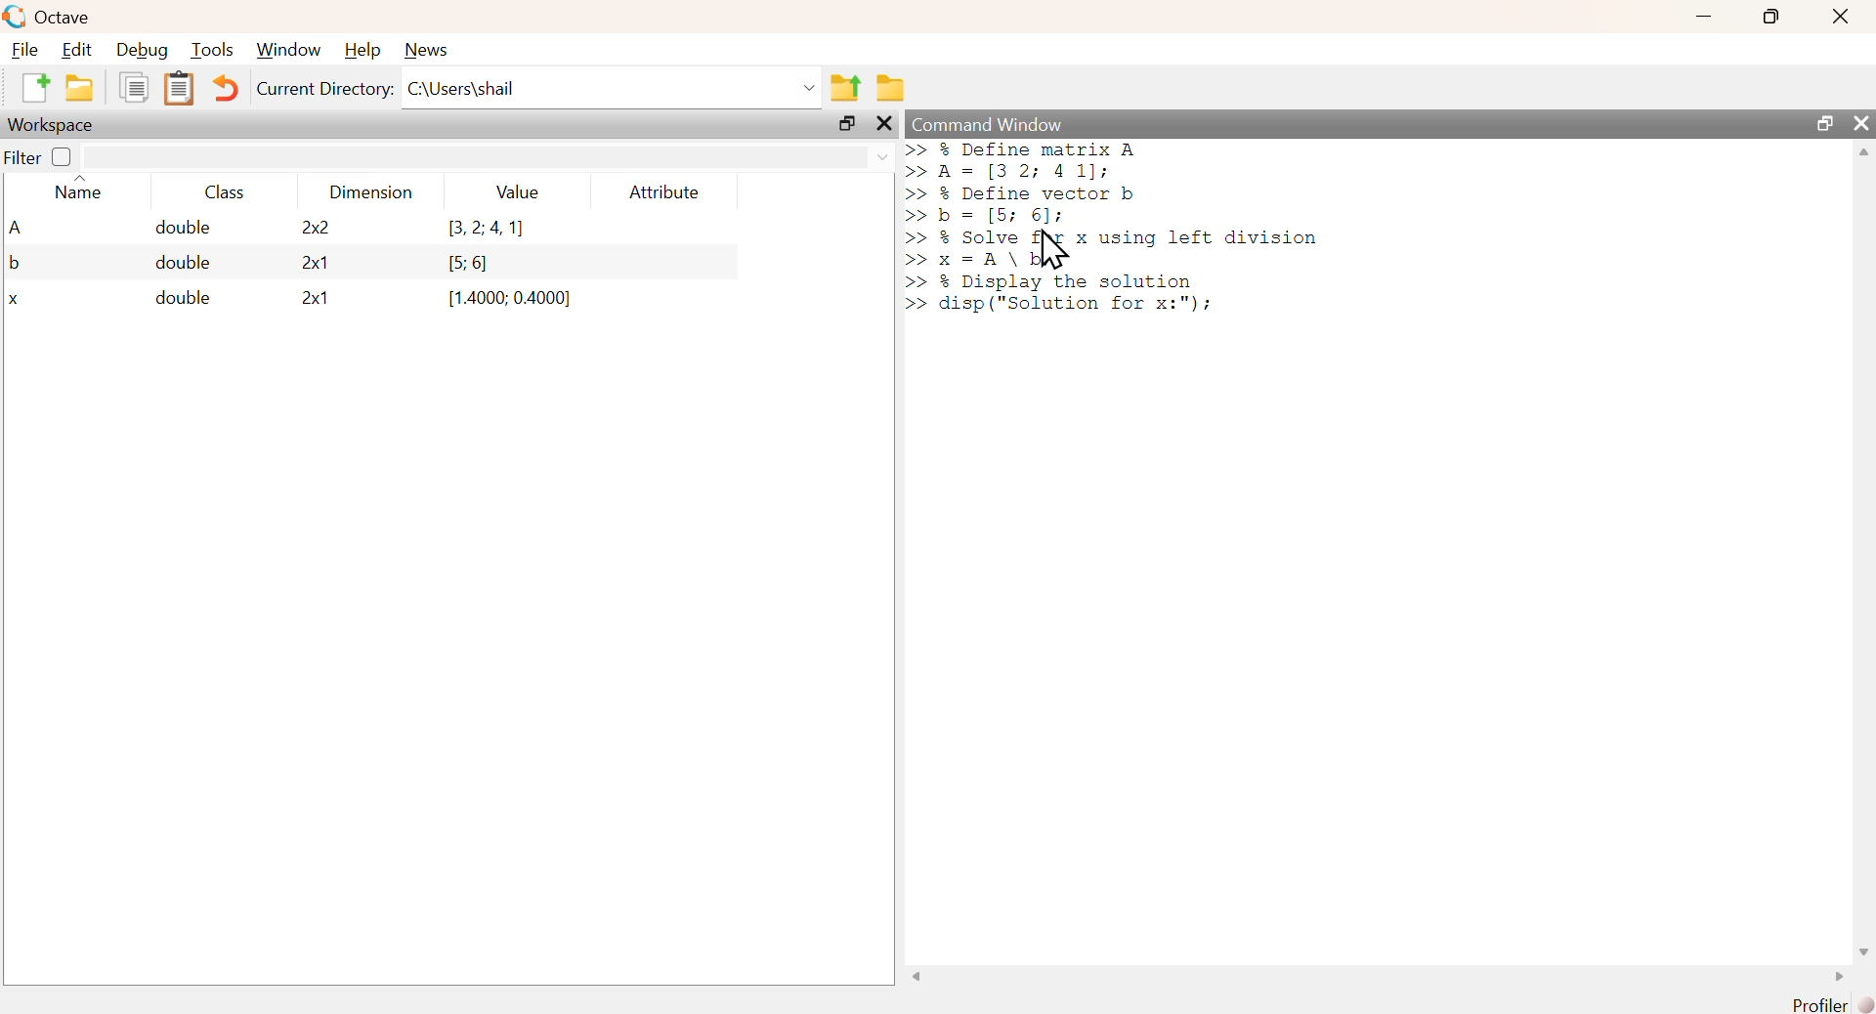 This screenshot has height=1014, width=1876. I want to click on tools, so click(214, 50).